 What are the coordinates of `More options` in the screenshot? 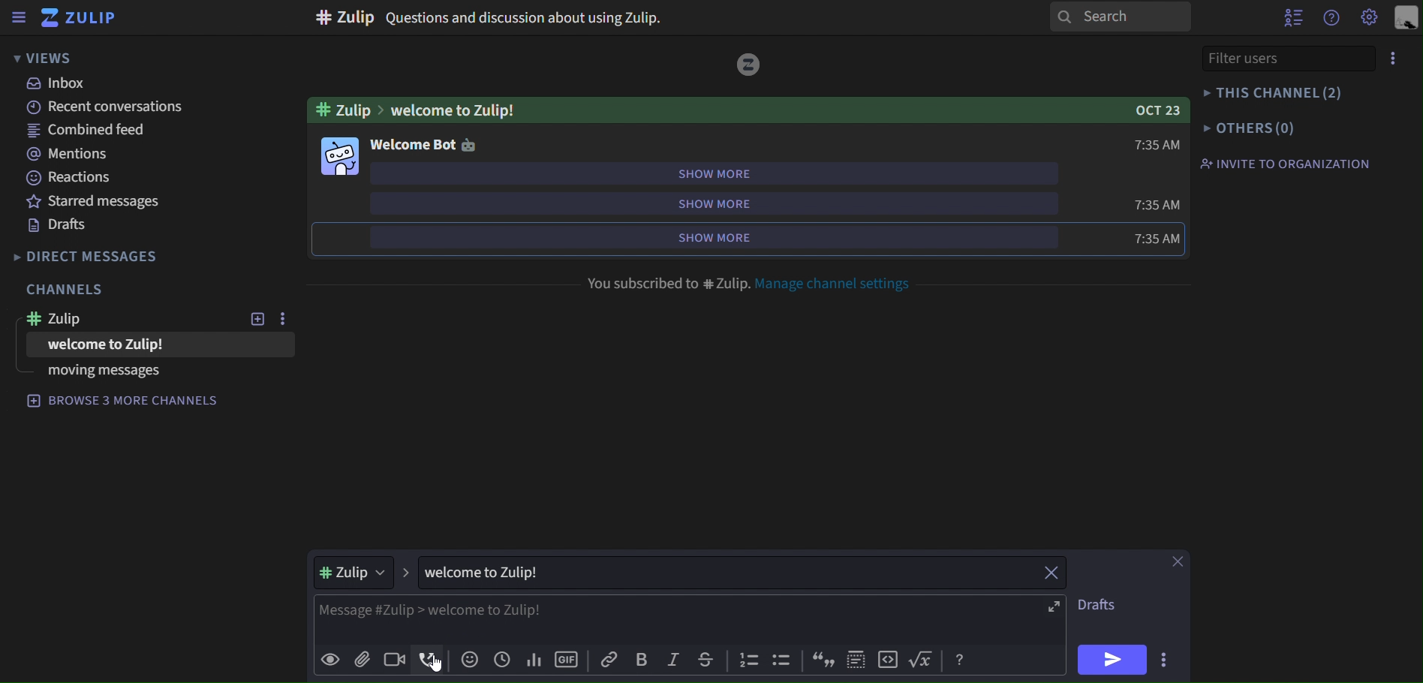 It's located at (1394, 56).